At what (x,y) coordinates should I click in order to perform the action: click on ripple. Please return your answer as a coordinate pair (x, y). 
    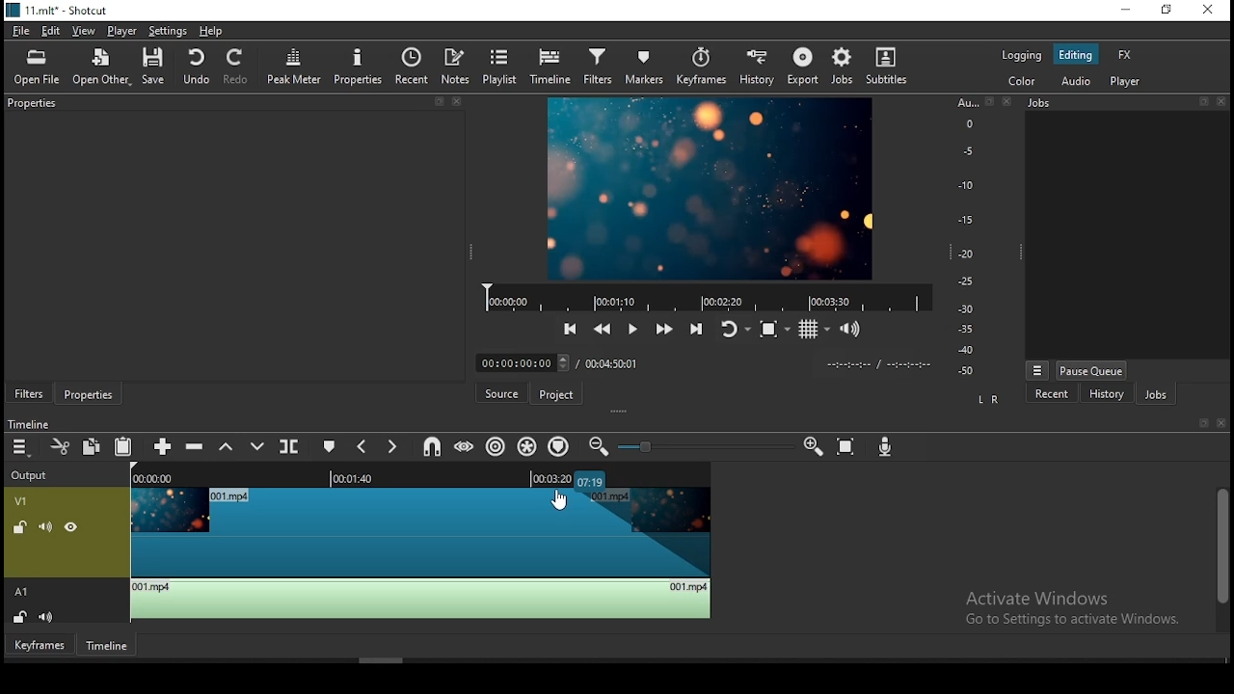
    Looking at the image, I should click on (498, 447).